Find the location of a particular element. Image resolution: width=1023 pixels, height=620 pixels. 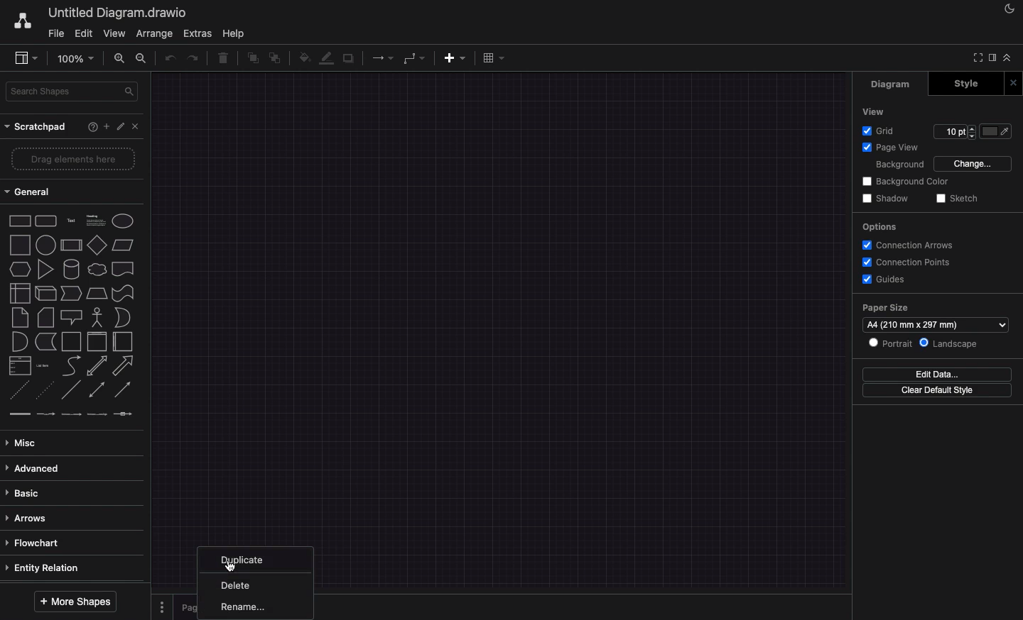

parallelogram is located at coordinates (123, 245).